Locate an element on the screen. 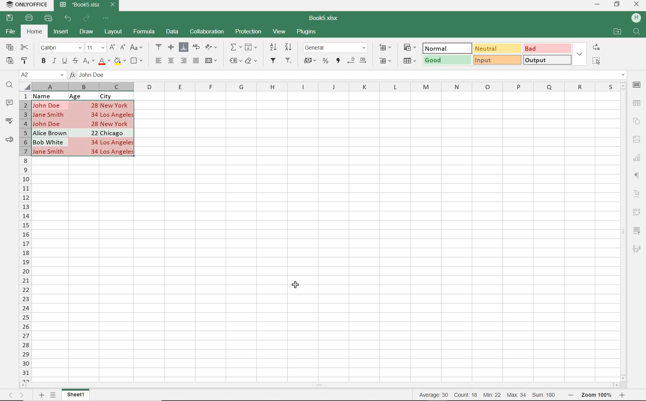 The width and height of the screenshot is (646, 401). CLEAR is located at coordinates (251, 62).